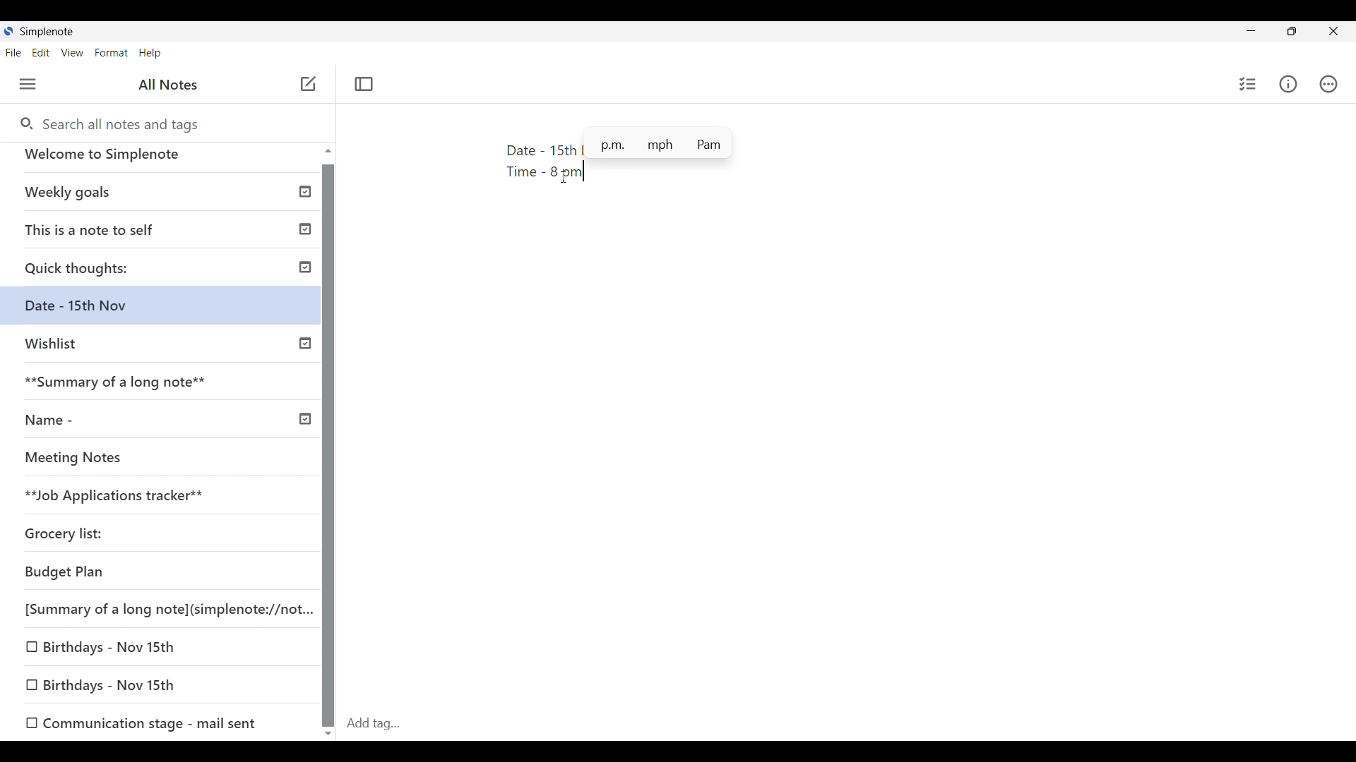 The height and width of the screenshot is (762, 1356). Describe the element at coordinates (28, 84) in the screenshot. I see `Menu` at that location.